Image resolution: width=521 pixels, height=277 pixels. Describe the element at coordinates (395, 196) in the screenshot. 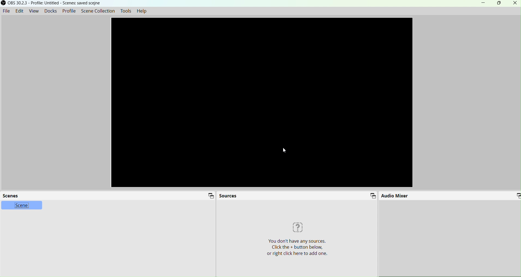

I see `Audio Mixer` at that location.